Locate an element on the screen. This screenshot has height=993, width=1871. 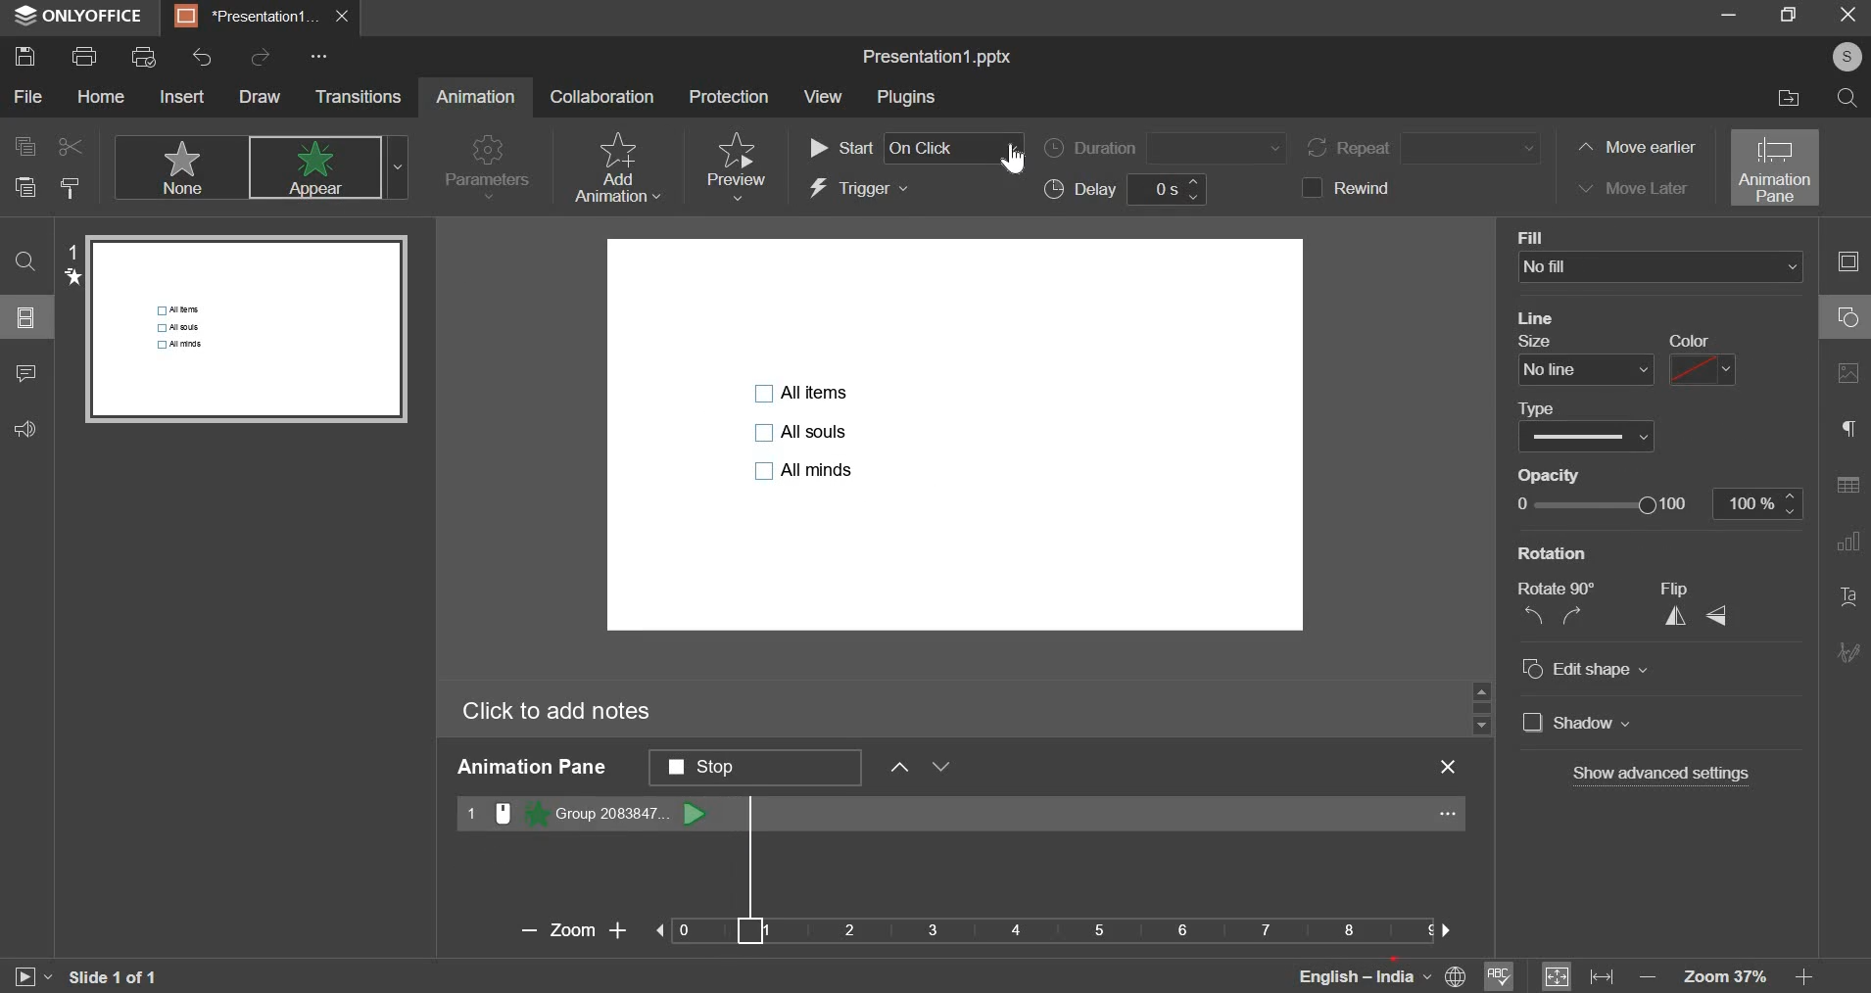
parameters is located at coordinates (488, 169).